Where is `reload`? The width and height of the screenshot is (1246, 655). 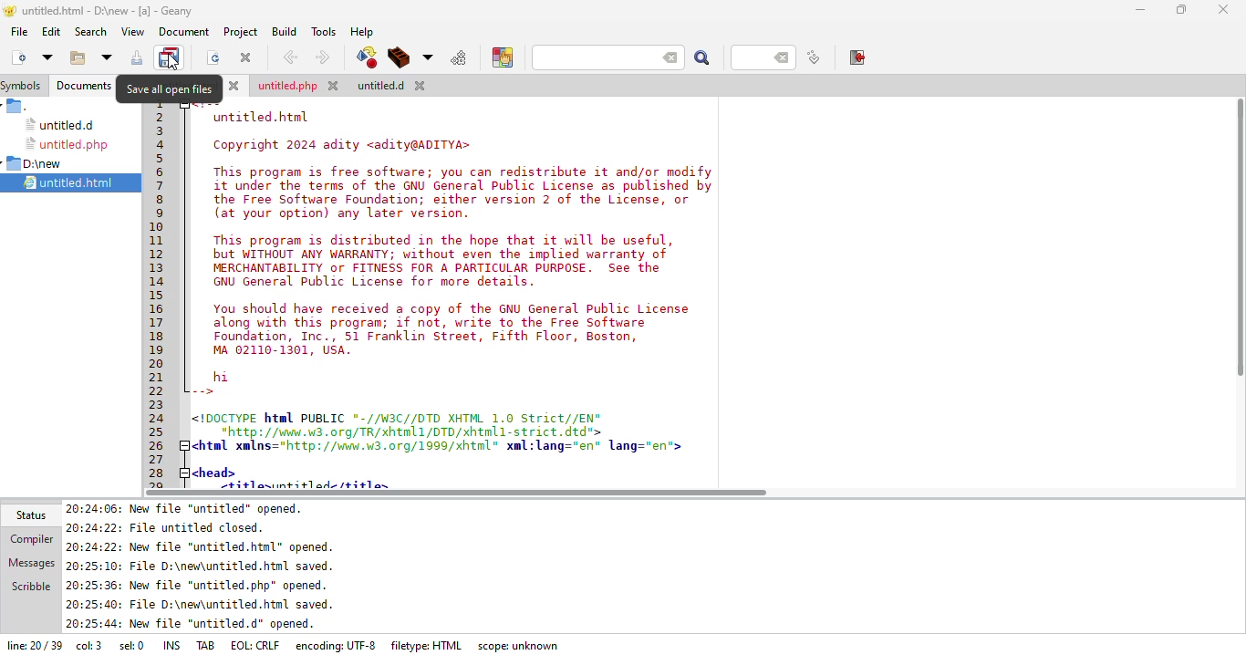 reload is located at coordinates (213, 58).